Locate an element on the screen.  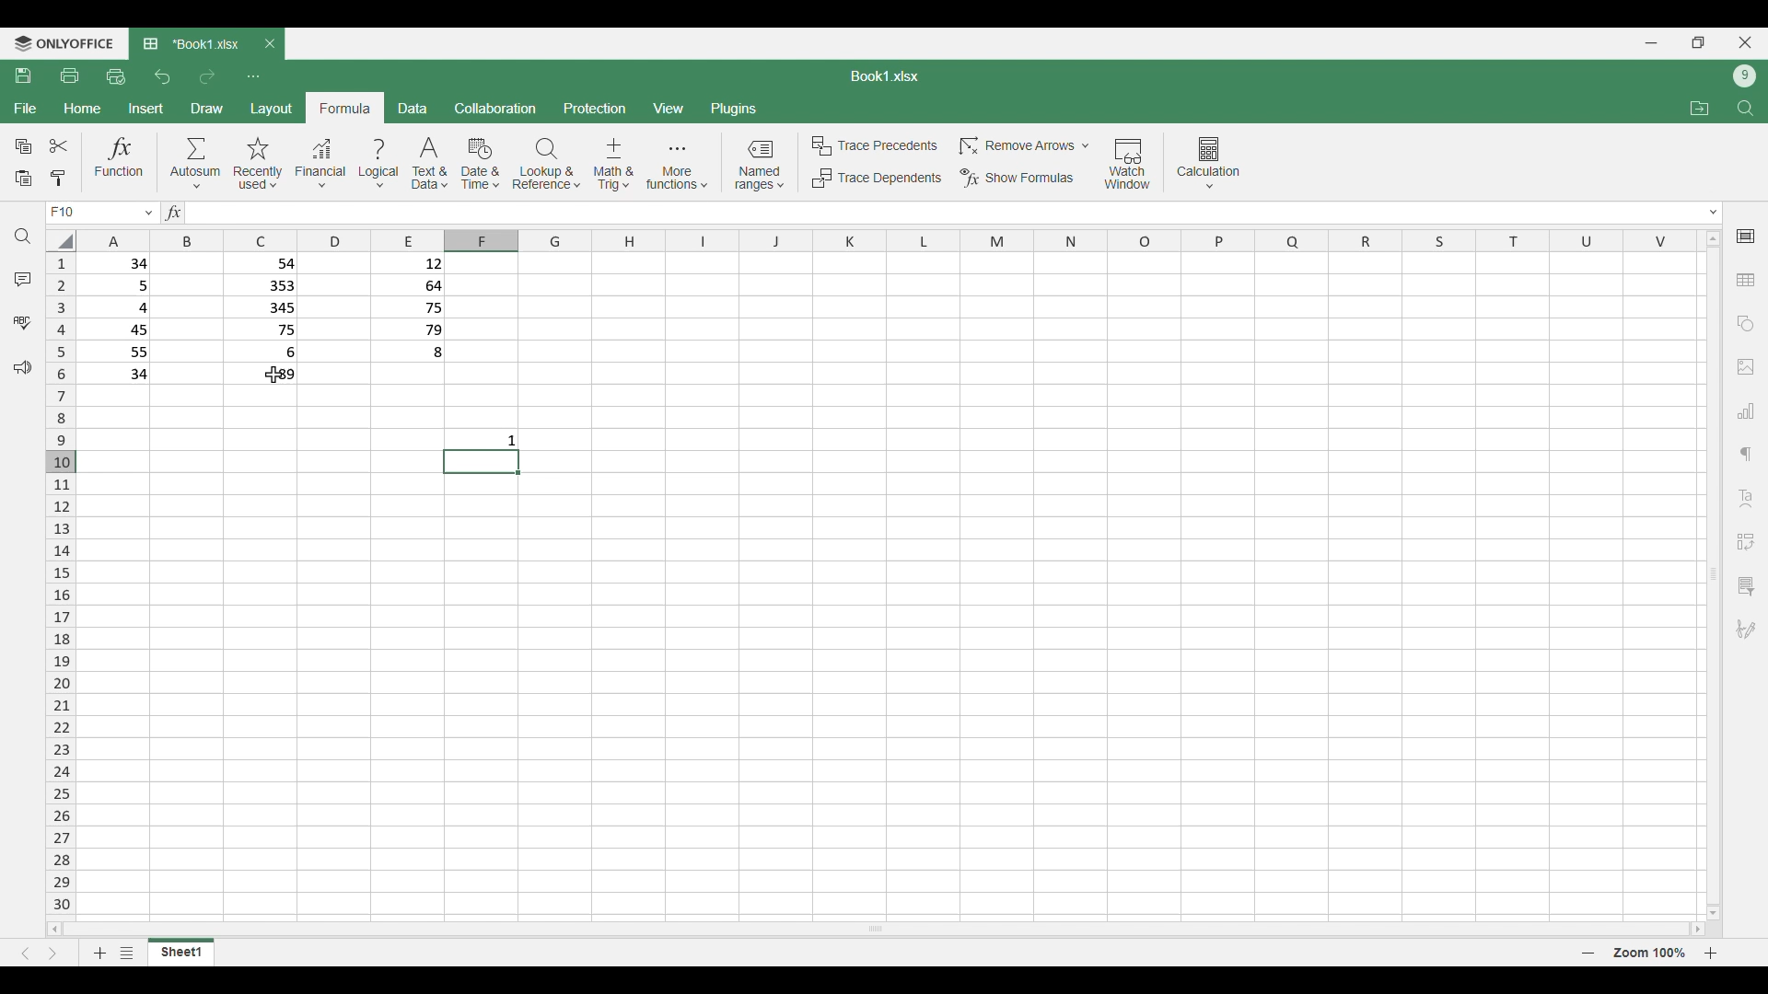
List of sheets is located at coordinates (128, 953).